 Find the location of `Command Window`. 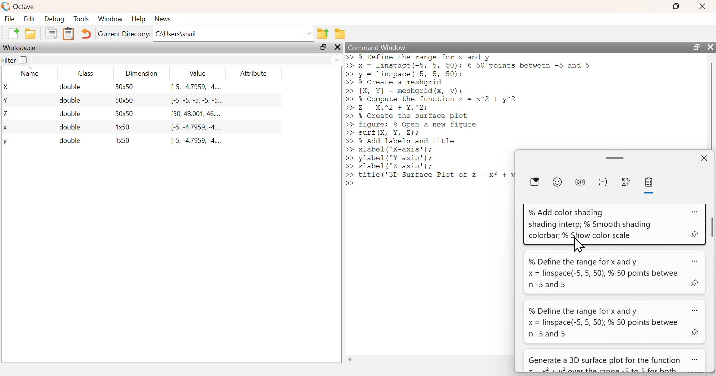

Command Window is located at coordinates (378, 47).